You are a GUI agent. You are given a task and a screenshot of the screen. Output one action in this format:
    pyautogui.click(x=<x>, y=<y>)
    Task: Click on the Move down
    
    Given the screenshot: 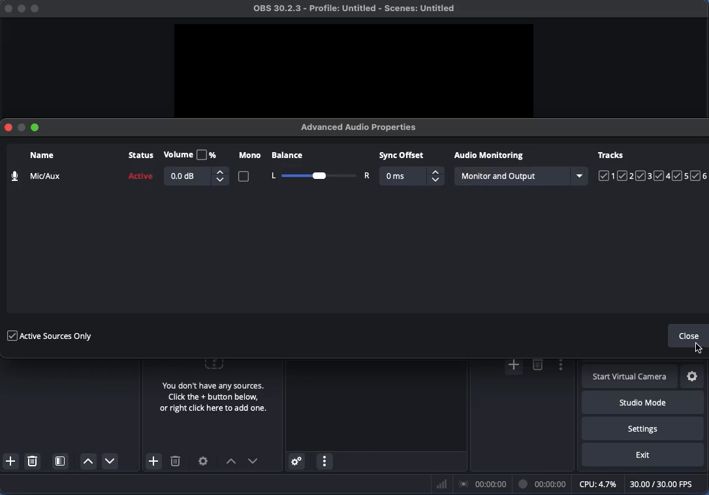 What is the action you would take?
    pyautogui.click(x=109, y=460)
    